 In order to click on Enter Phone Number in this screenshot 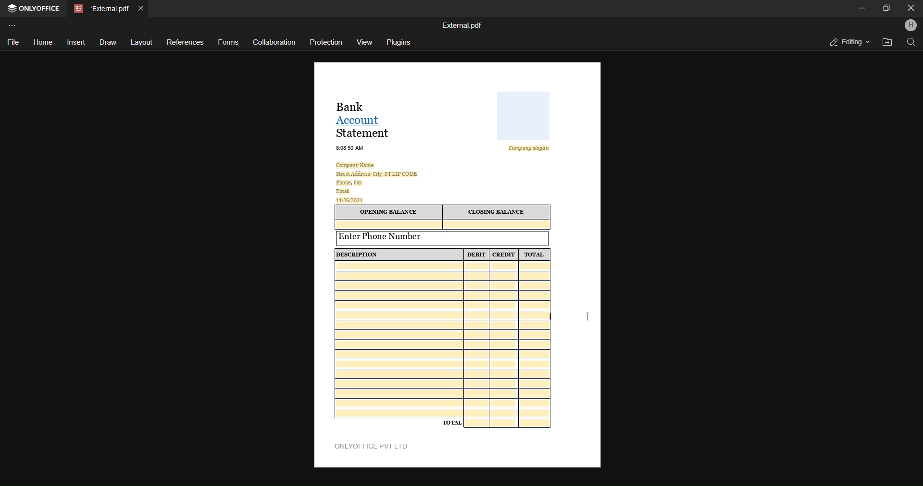, I will do `click(389, 237)`.